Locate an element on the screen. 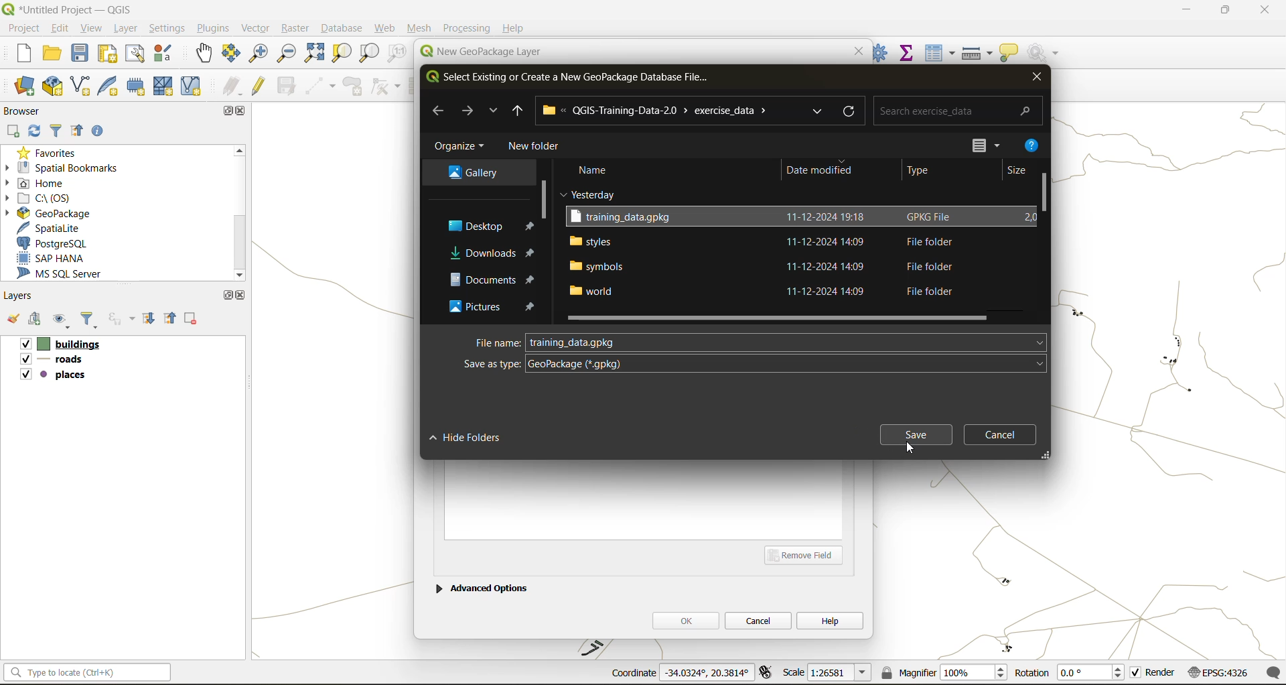  no action is located at coordinates (1044, 50).